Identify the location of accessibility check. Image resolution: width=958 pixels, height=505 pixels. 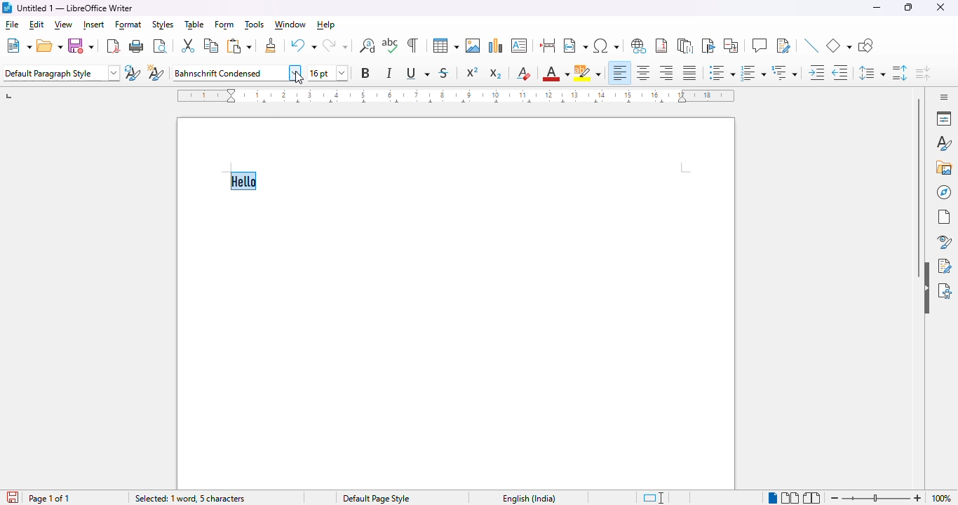
(945, 290).